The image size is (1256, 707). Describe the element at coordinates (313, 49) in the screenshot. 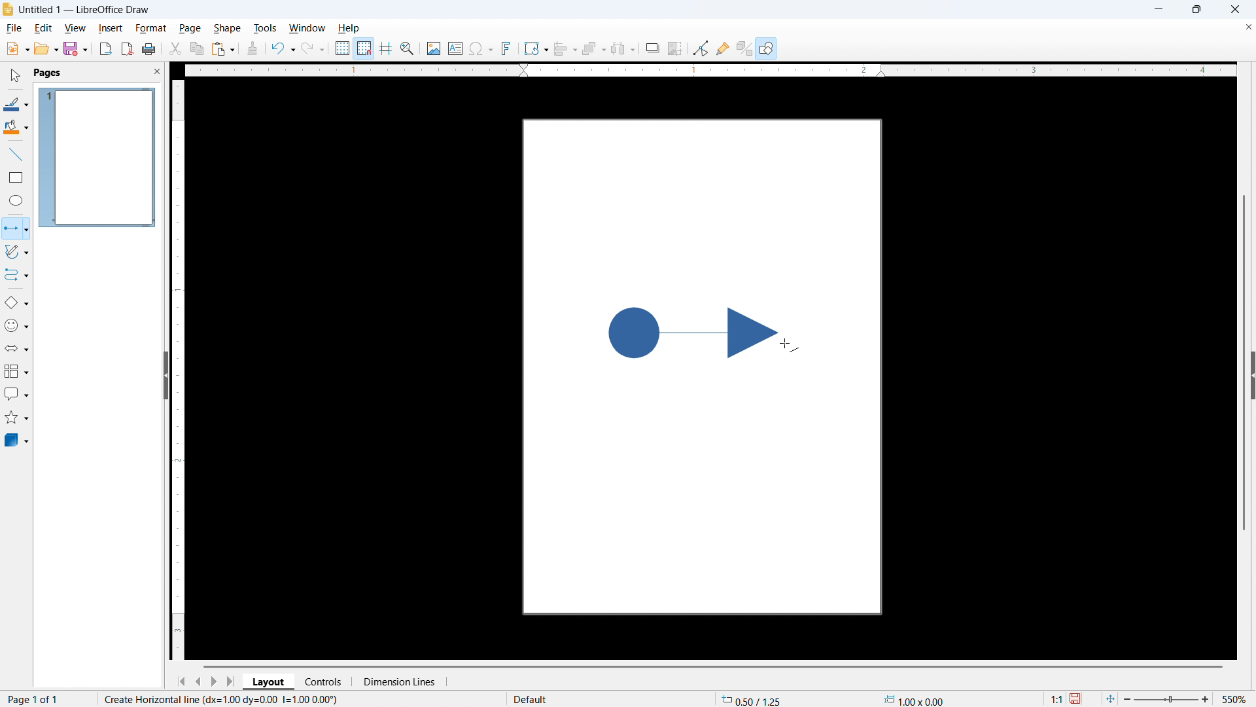

I see `Redo ` at that location.